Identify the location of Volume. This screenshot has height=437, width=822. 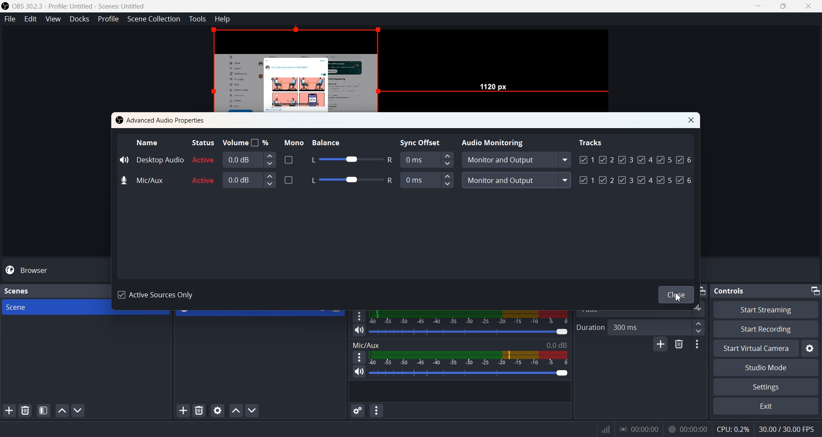
(247, 142).